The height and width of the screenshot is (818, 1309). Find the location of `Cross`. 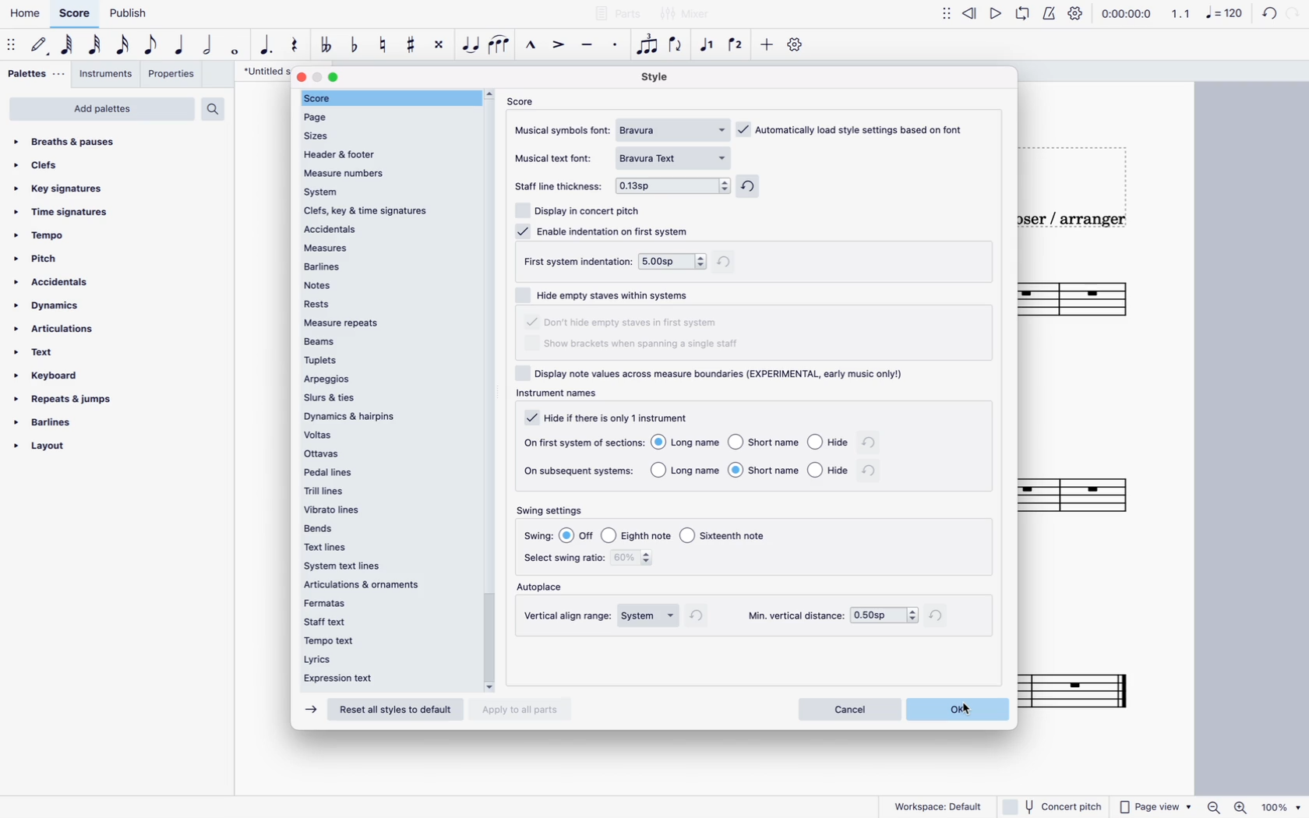

Cross is located at coordinates (439, 45).